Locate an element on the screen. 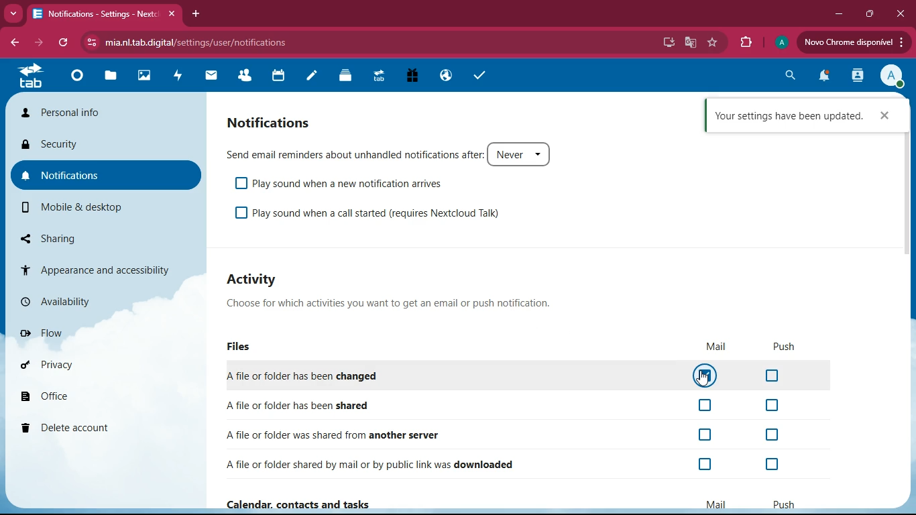 The height and width of the screenshot is (515, 916). privacy is located at coordinates (80, 365).